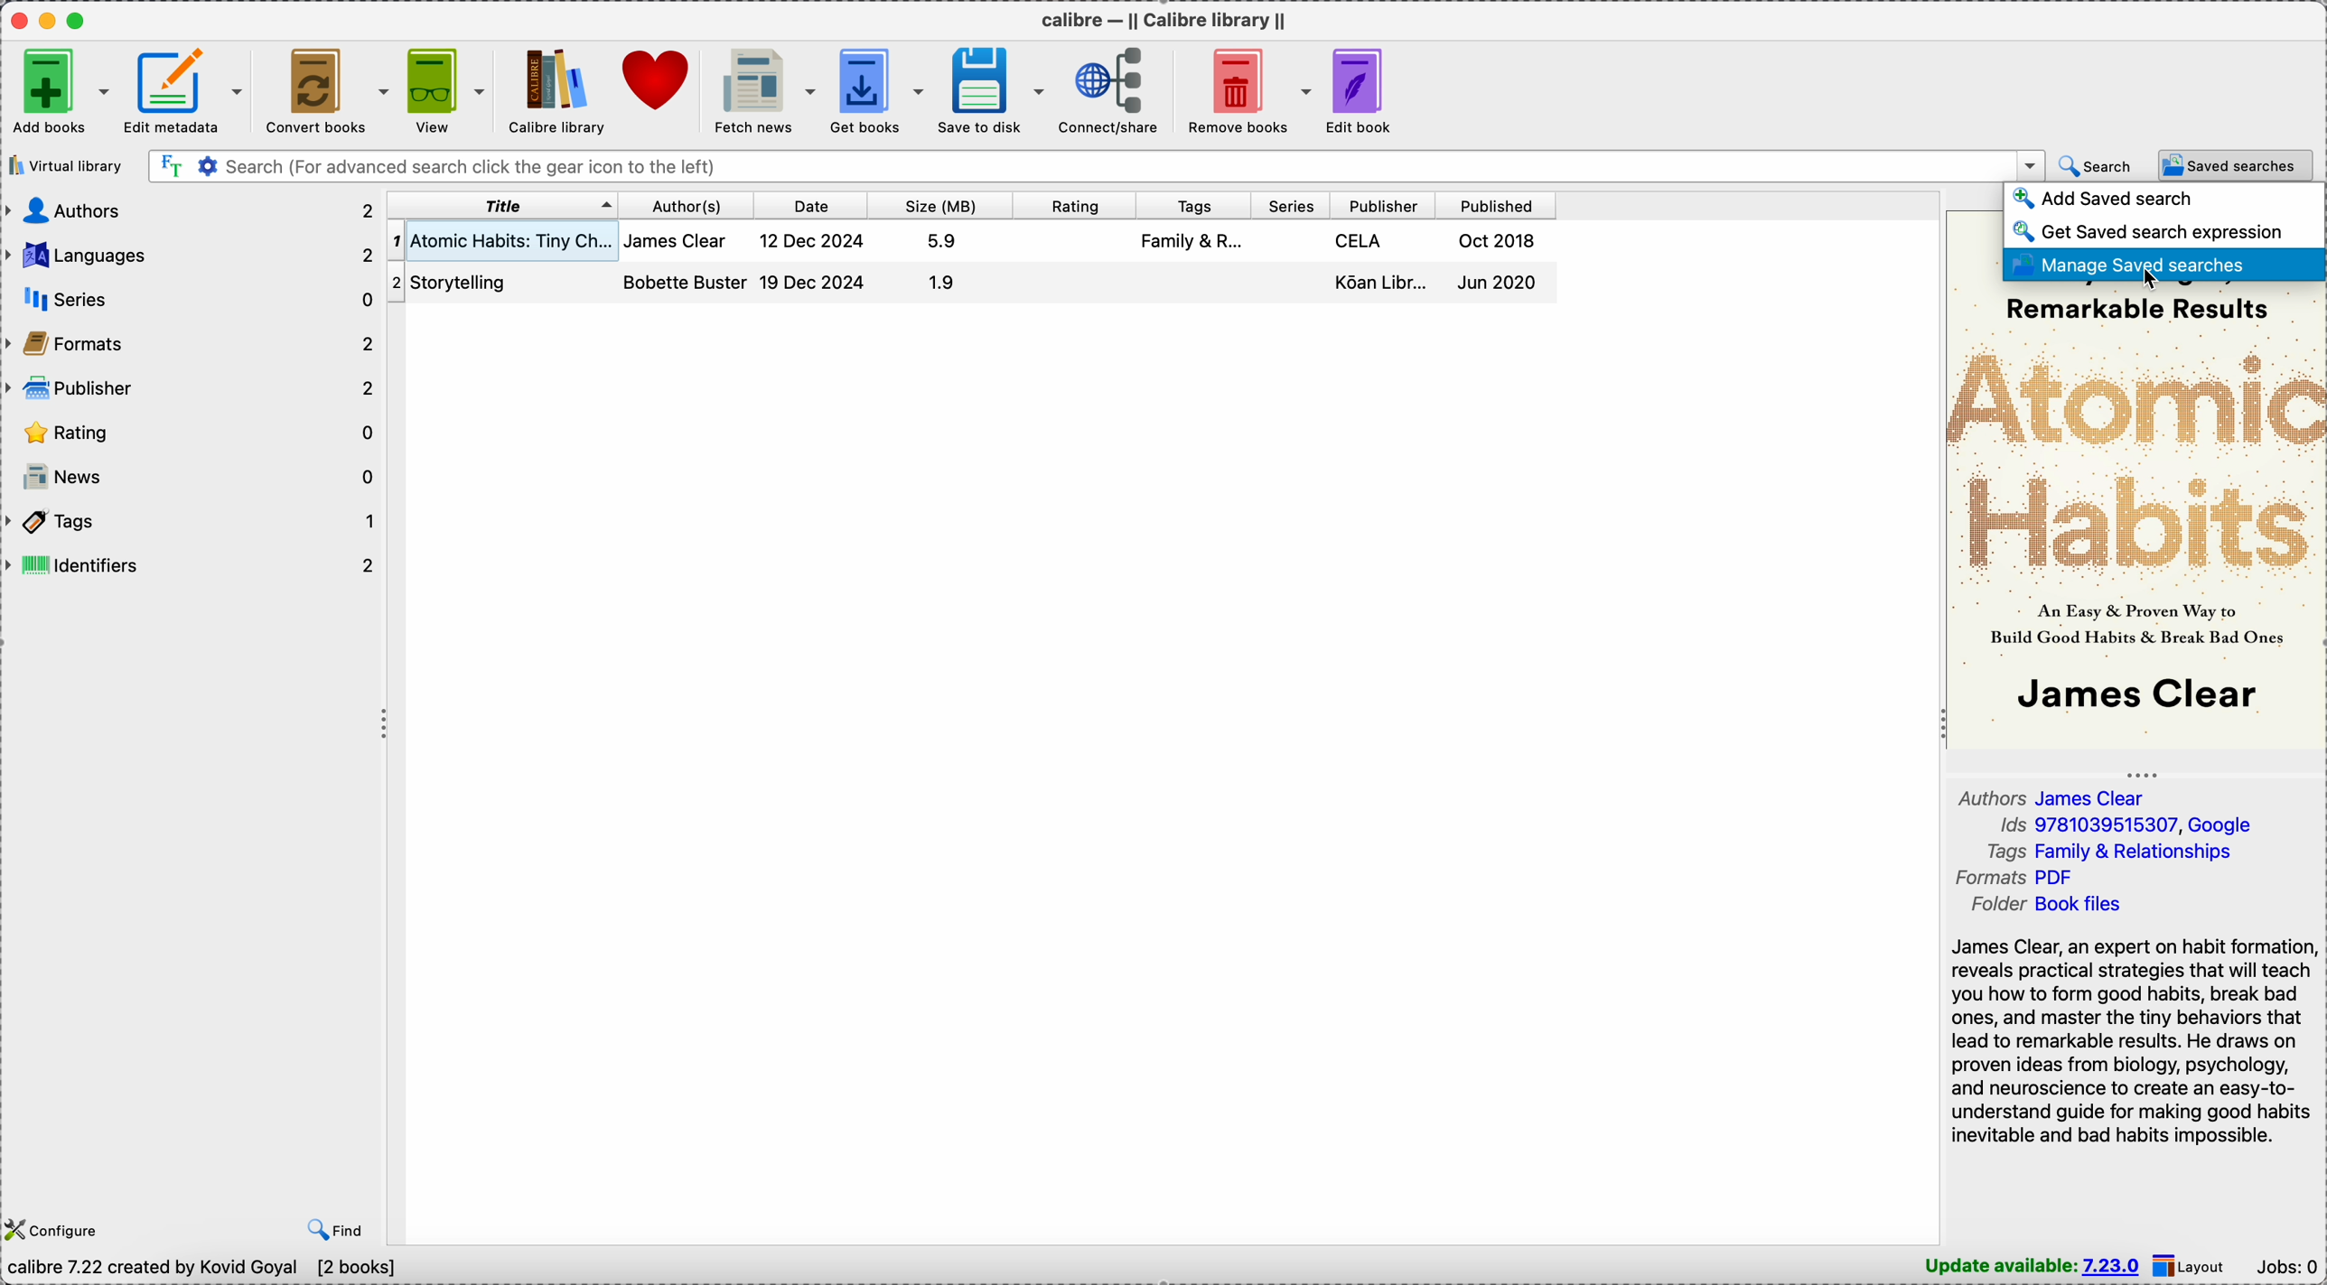  What do you see at coordinates (1379, 267) in the screenshot?
I see `publisher` at bounding box center [1379, 267].